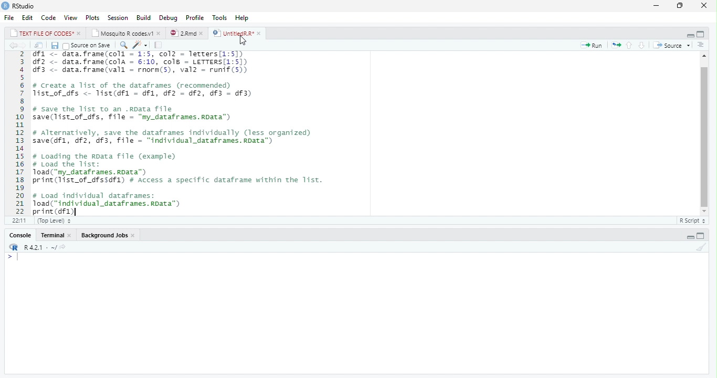  Describe the element at coordinates (17, 220) in the screenshot. I see `1:1` at that location.